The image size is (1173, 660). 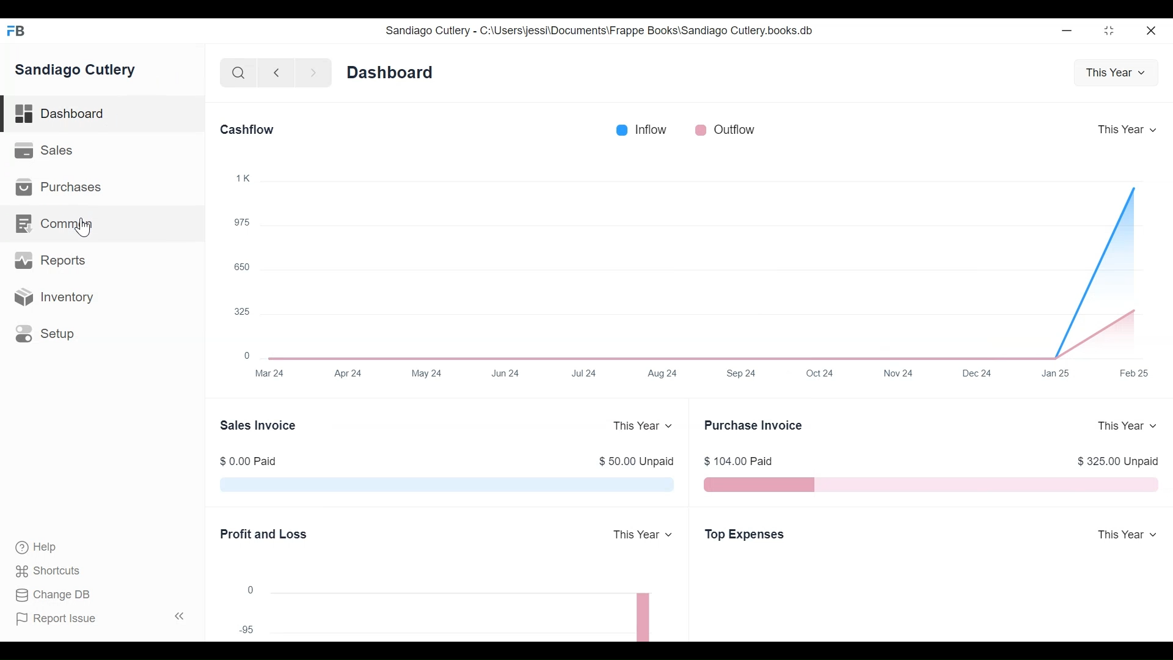 I want to click on $ 325.00 Unpaid, so click(x=1120, y=463).